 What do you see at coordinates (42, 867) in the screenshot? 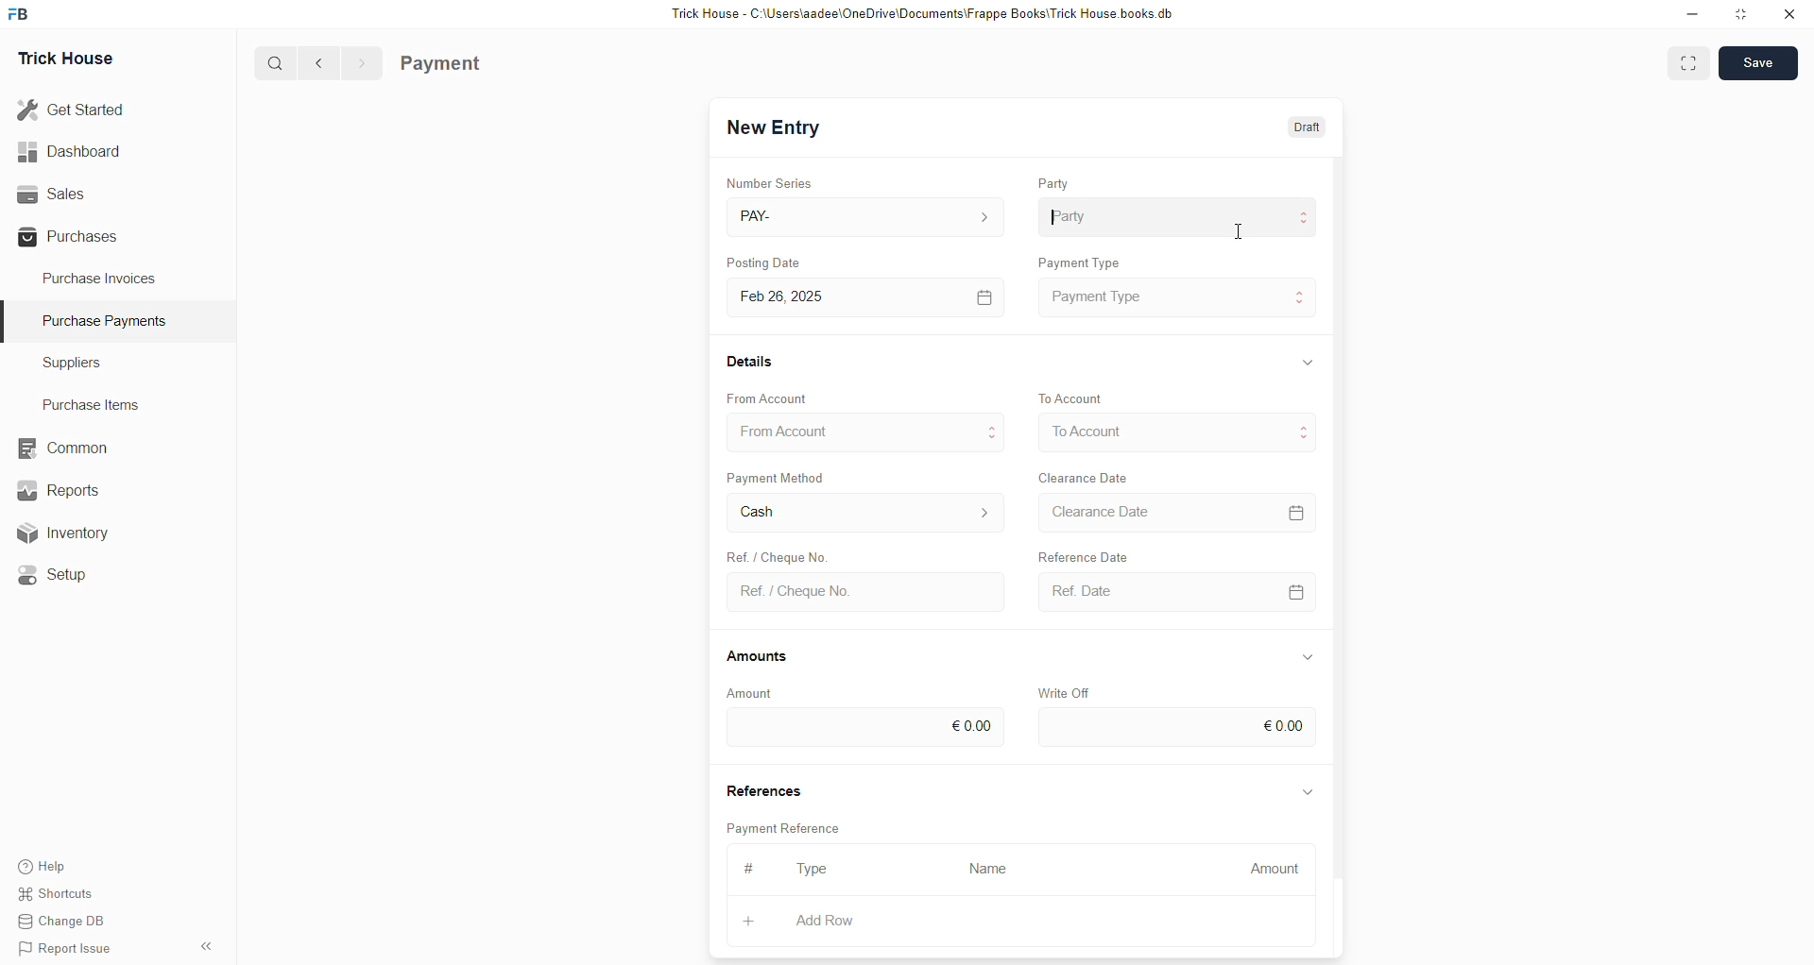
I see `Help` at bounding box center [42, 867].